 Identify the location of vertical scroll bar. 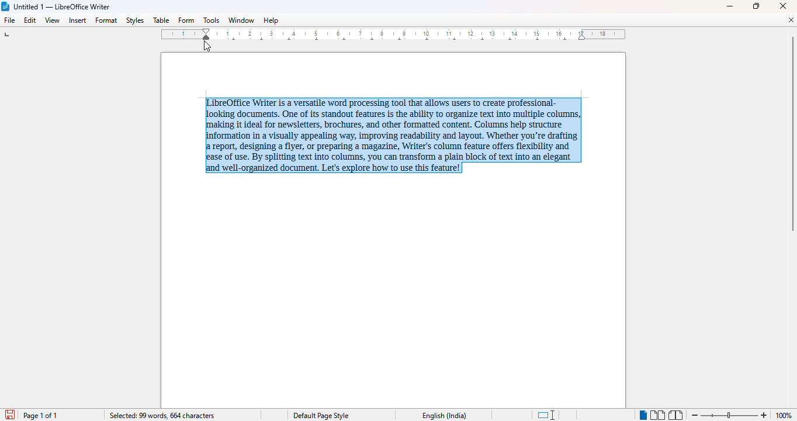
(792, 134).